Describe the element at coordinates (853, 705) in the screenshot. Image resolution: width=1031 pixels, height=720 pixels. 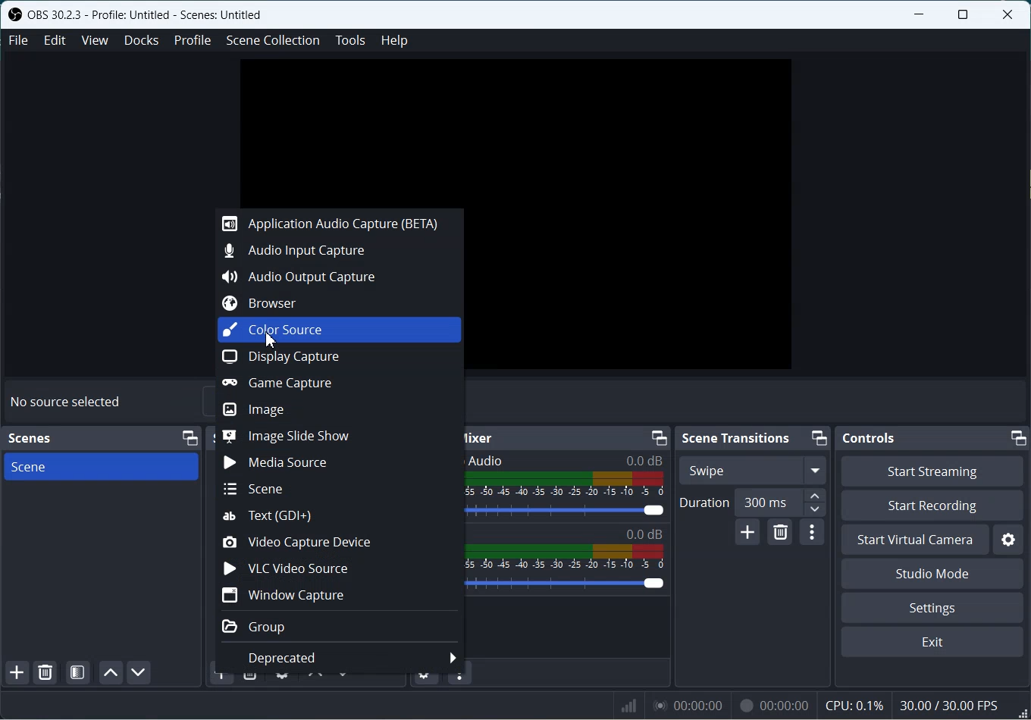
I see `CPU: 0.1%` at that location.